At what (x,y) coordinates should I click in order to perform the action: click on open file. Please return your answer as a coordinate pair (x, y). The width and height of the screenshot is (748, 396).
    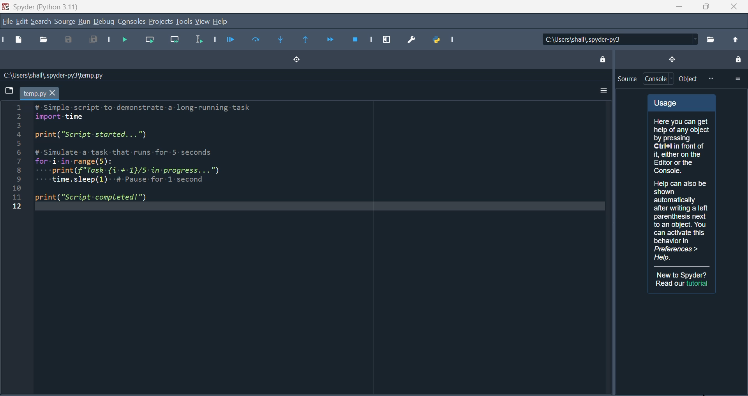
    Looking at the image, I should click on (45, 41).